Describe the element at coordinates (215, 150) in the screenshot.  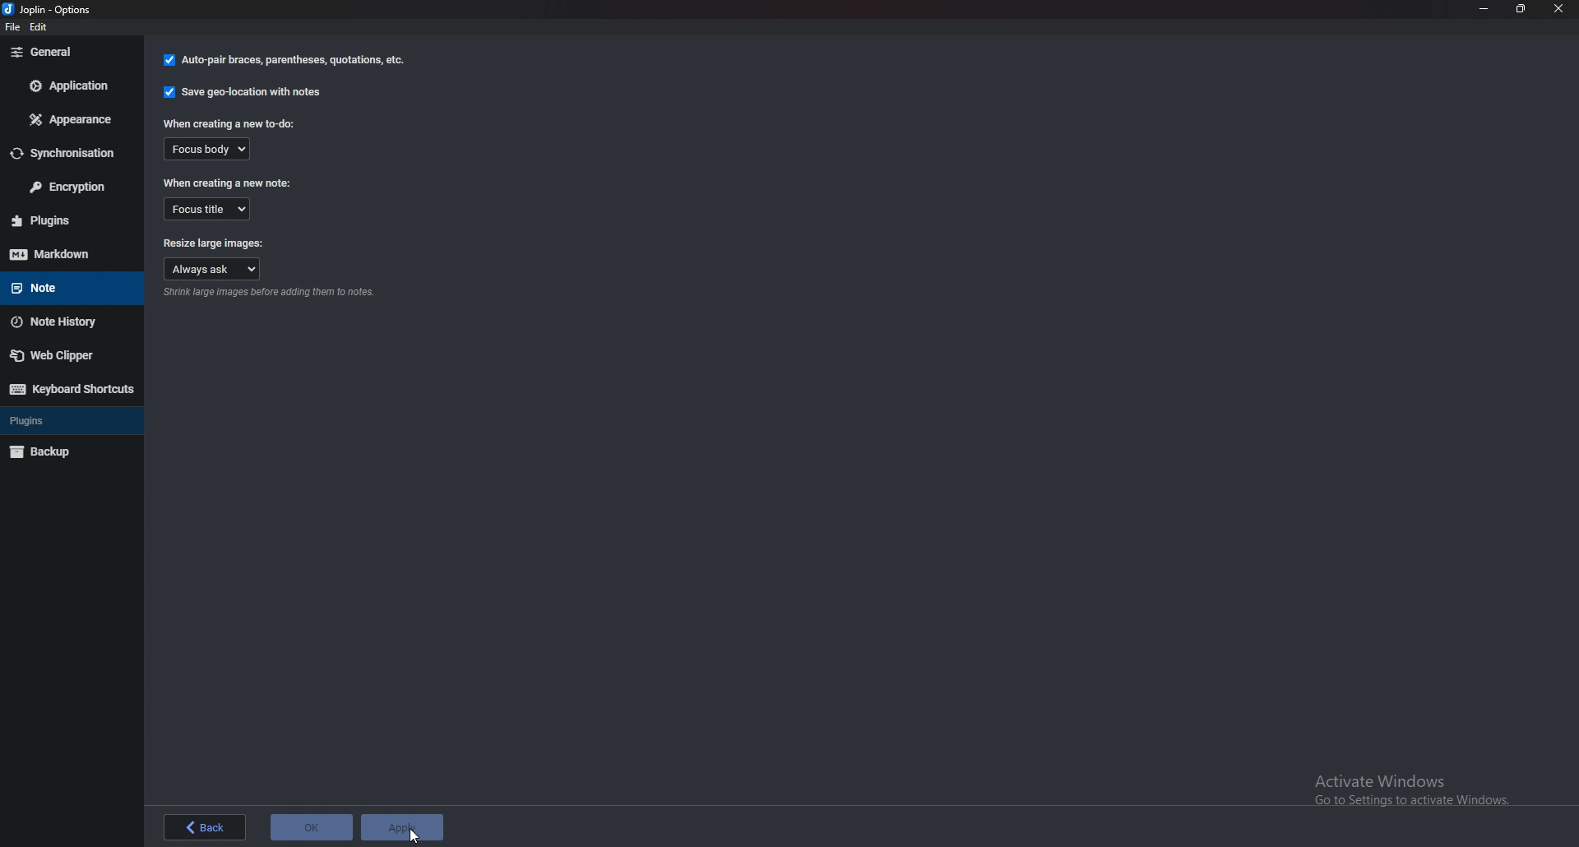
I see `Focus body` at that location.